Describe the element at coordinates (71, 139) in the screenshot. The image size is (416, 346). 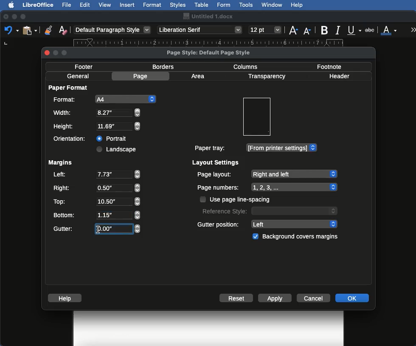
I see `Orientation` at that location.